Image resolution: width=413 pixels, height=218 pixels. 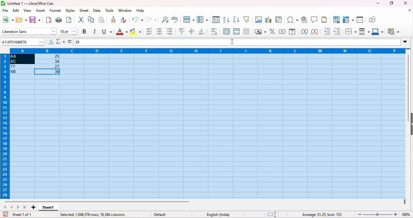 I want to click on bold, so click(x=85, y=31).